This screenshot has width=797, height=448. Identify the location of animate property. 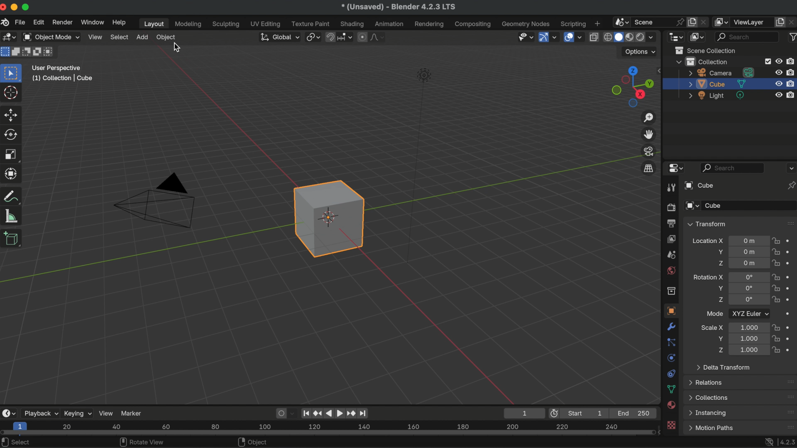
(790, 349).